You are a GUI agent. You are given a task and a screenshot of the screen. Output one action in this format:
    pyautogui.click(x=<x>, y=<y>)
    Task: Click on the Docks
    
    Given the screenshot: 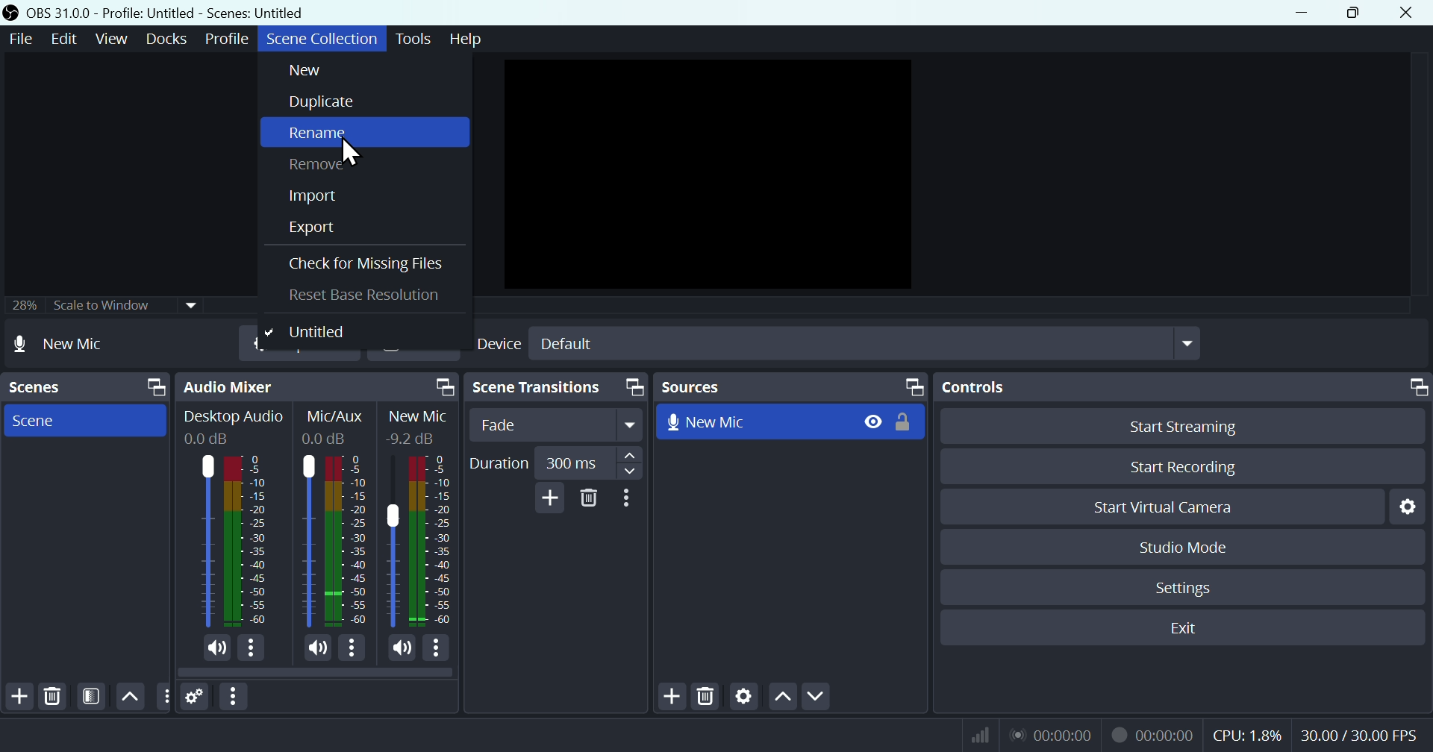 What is the action you would take?
    pyautogui.click(x=163, y=42)
    